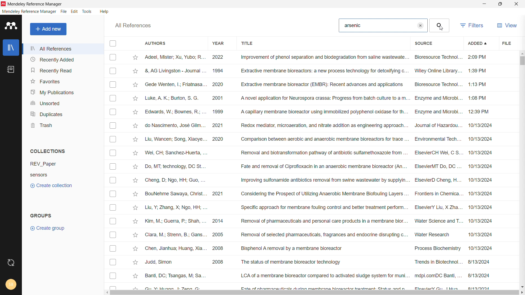 The image size is (525, 295). I want to click on Add to favorites, so click(135, 139).